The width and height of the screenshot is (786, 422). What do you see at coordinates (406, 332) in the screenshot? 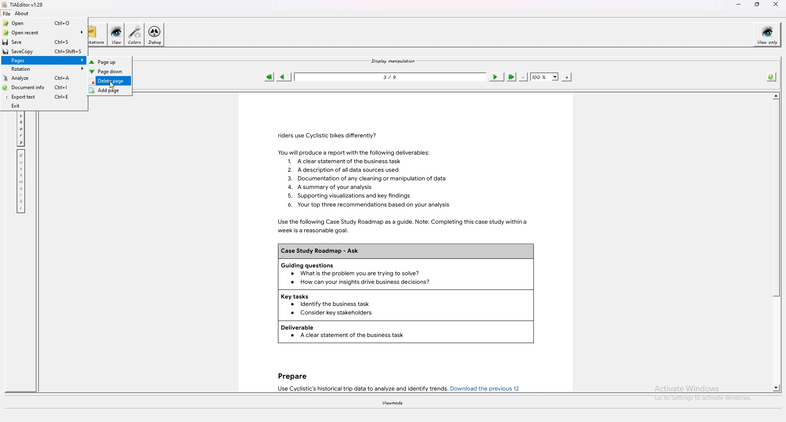
I see `Deliverable  A clear statement of the business task` at bounding box center [406, 332].